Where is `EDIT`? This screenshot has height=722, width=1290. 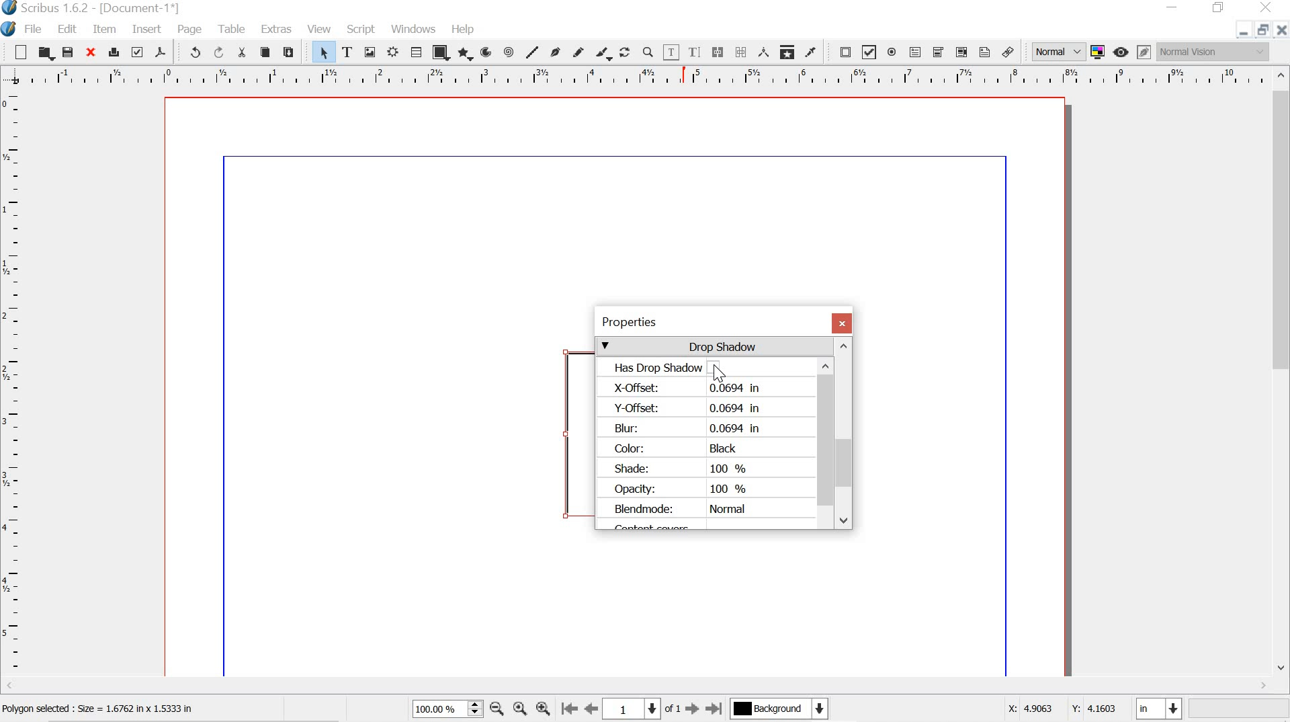 EDIT is located at coordinates (69, 30).